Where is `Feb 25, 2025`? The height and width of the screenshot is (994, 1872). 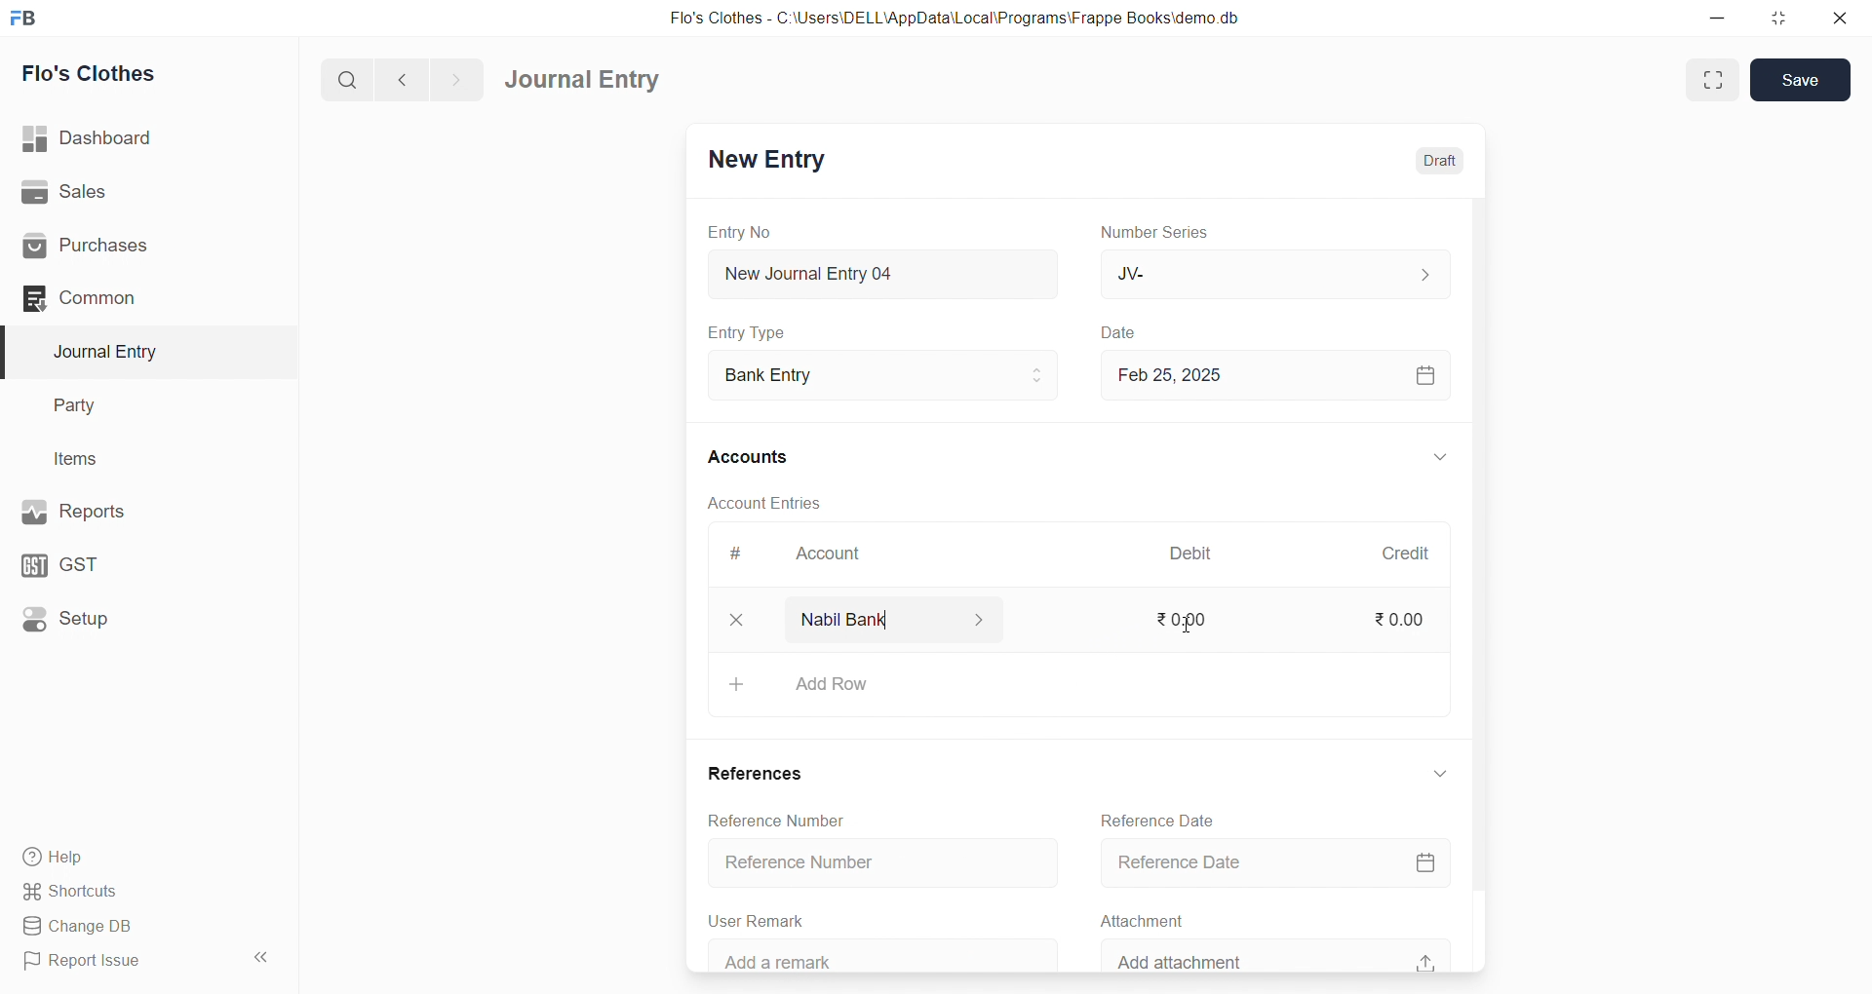
Feb 25, 2025 is located at coordinates (1271, 374).